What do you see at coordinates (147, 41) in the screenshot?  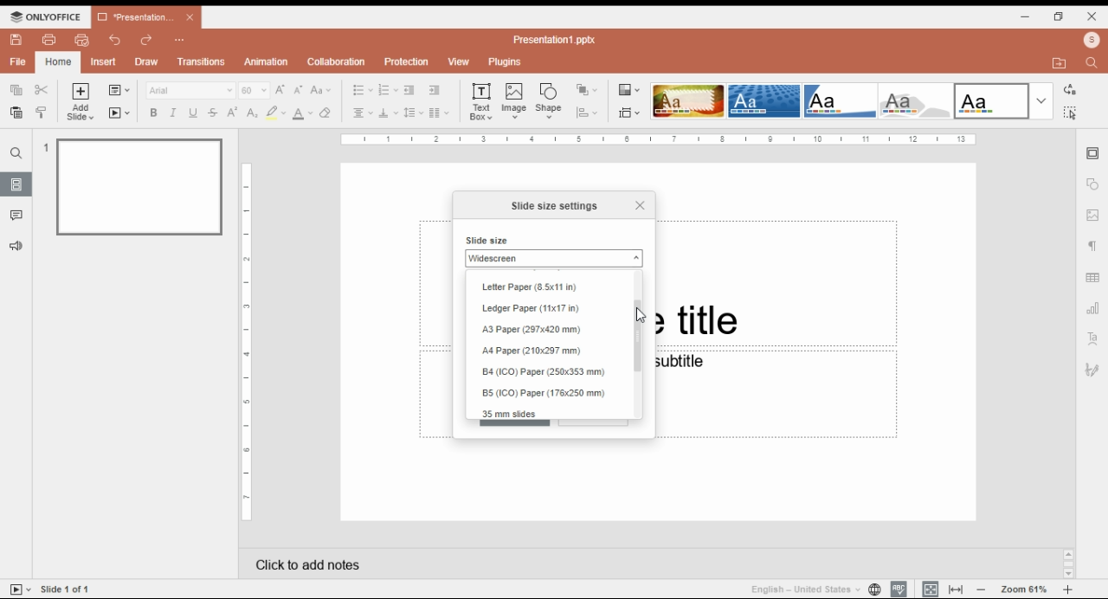 I see `redo` at bounding box center [147, 41].